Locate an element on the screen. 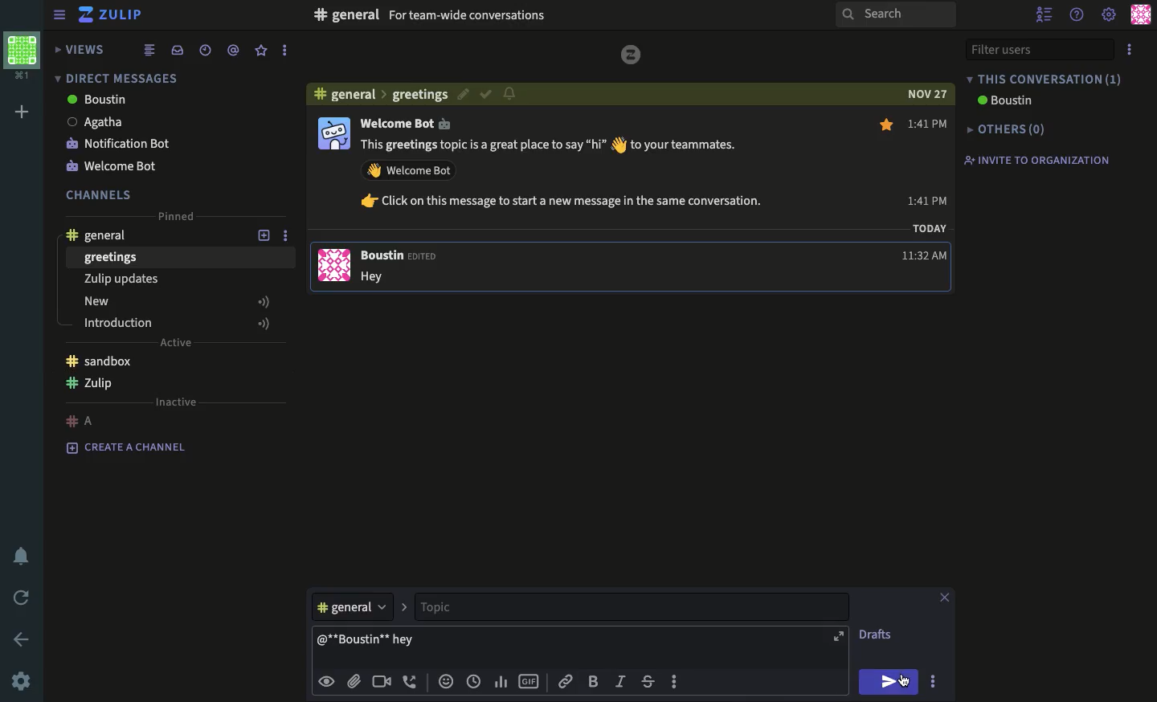 The image size is (1157, 702). Zulip is located at coordinates (111, 15).